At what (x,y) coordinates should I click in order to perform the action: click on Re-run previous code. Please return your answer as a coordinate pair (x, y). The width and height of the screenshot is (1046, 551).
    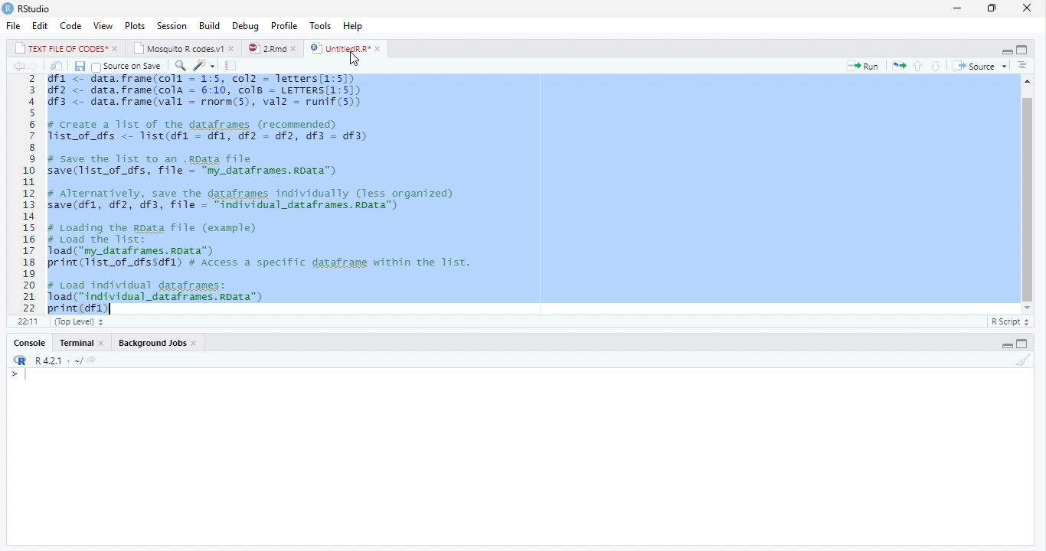
    Looking at the image, I should click on (898, 65).